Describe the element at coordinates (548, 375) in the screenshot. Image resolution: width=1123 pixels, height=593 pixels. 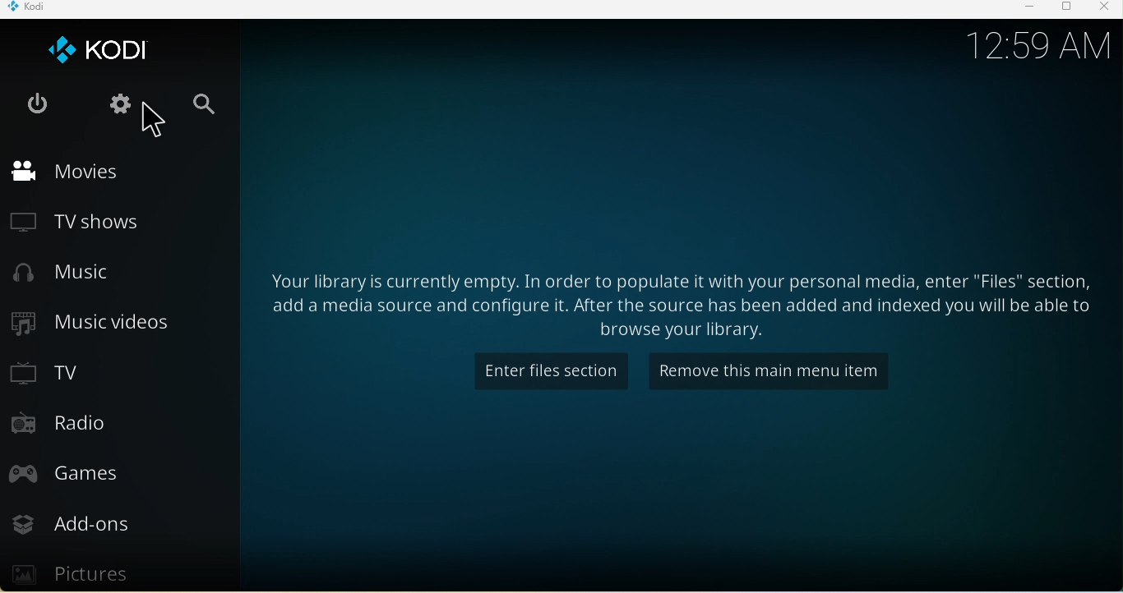
I see `Enter files section` at that location.